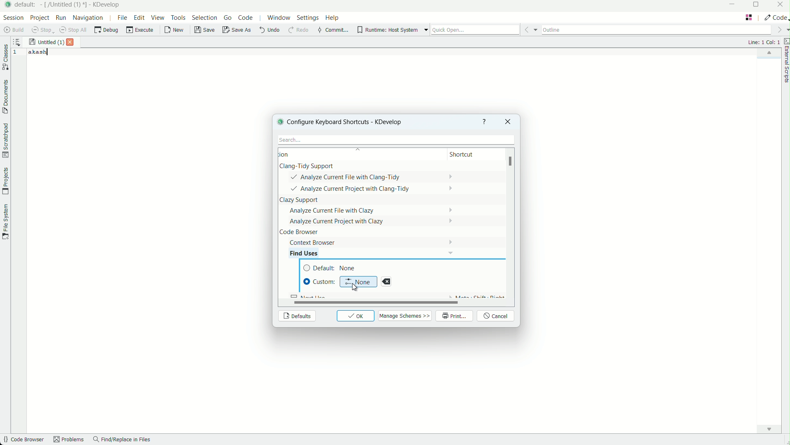  Describe the element at coordinates (204, 18) in the screenshot. I see `selection menu` at that location.